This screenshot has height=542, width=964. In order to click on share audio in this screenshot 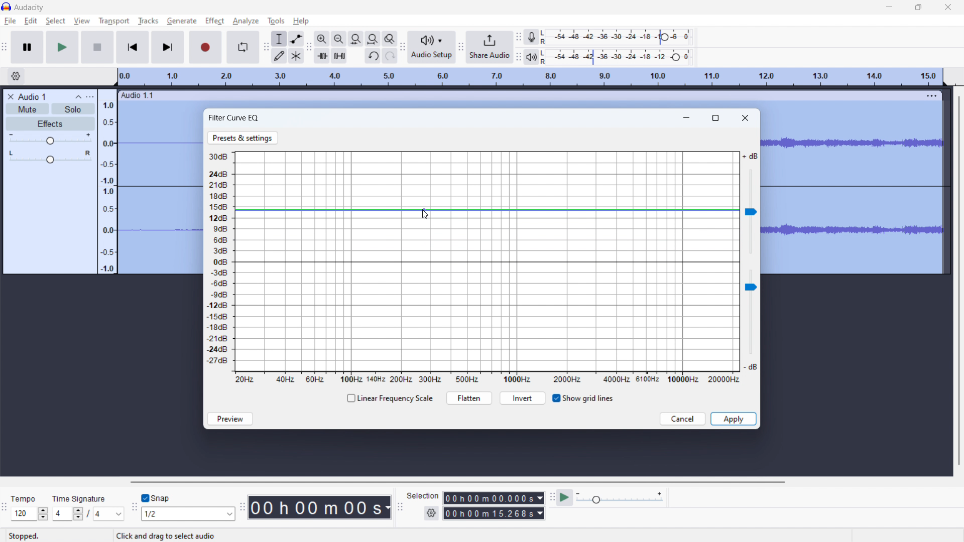, I will do `click(490, 47)`.